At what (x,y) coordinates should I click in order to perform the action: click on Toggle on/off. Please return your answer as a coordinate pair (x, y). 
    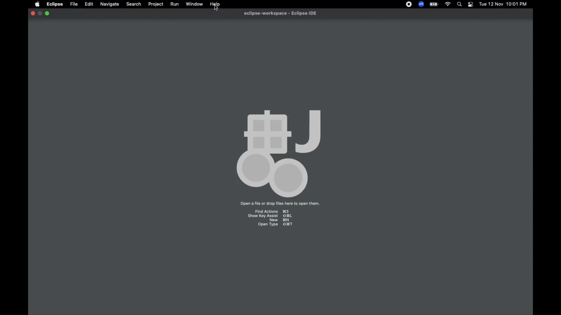
    Looking at the image, I should click on (470, 4).